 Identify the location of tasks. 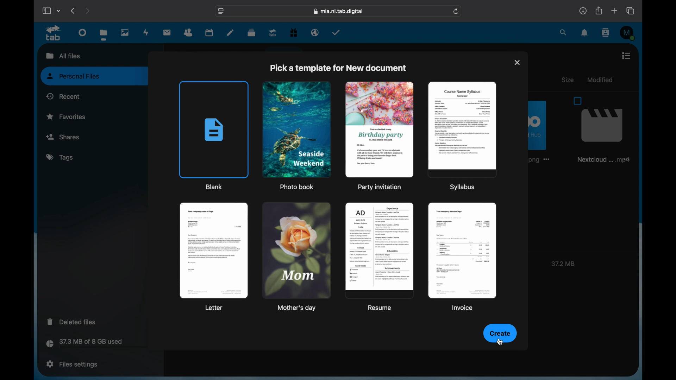
(336, 32).